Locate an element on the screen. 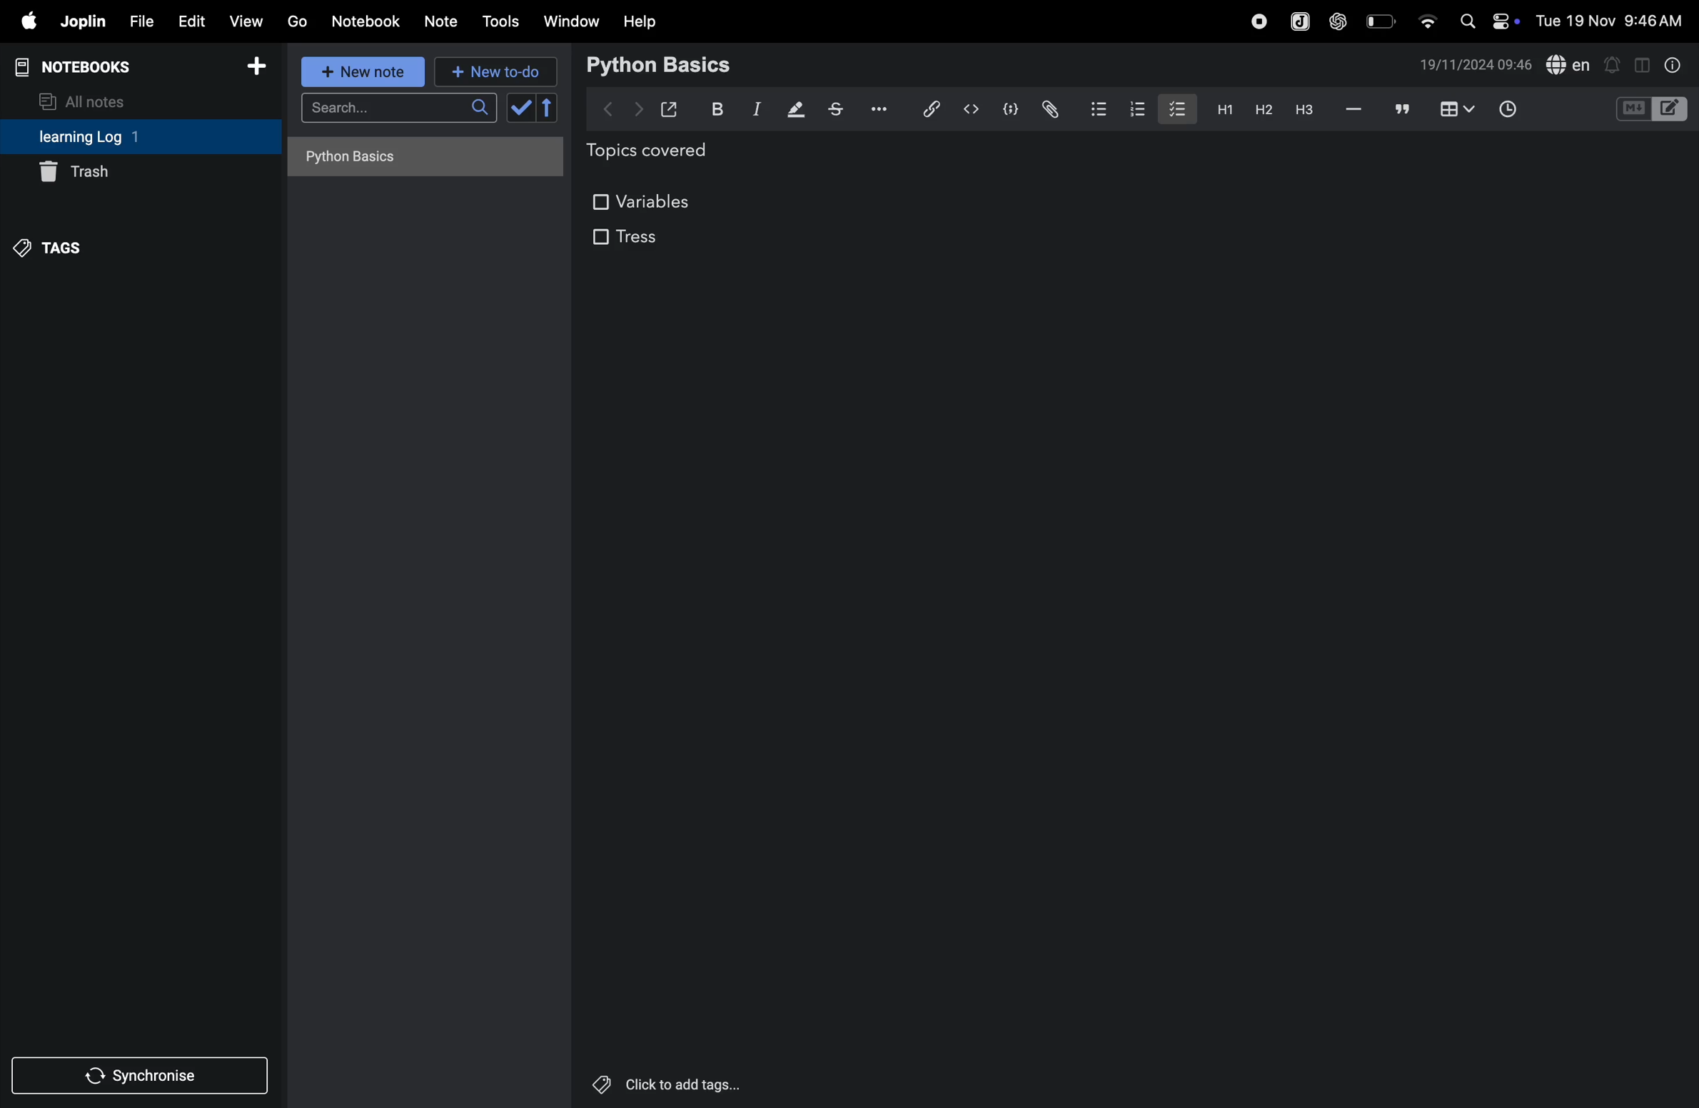  record is located at coordinates (1259, 19).